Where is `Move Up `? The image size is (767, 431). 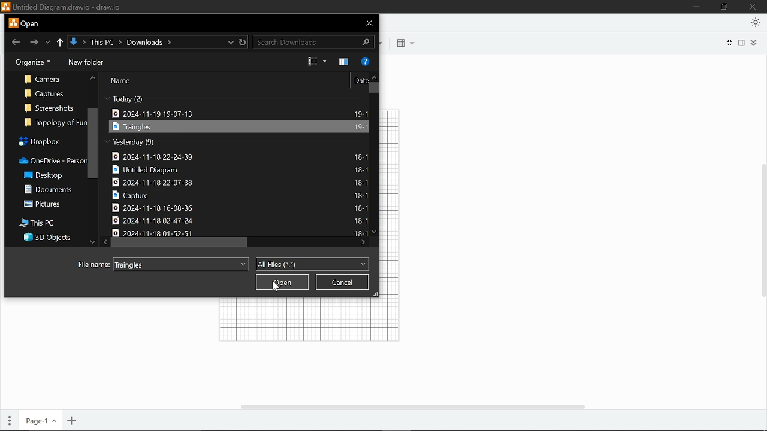 Move Up  is located at coordinates (92, 80).